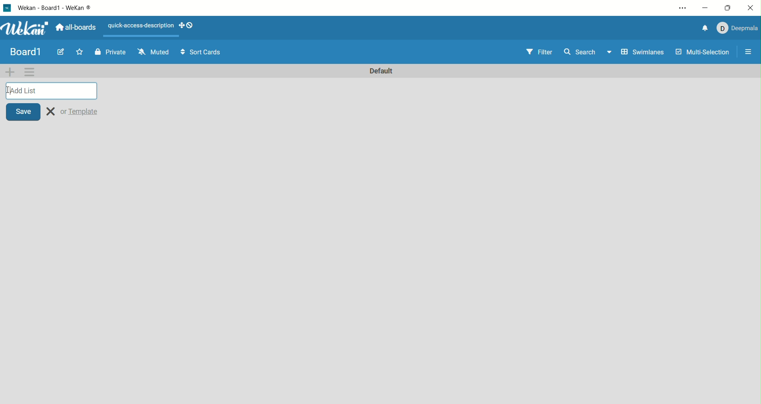 The image size is (761, 404). What do you see at coordinates (114, 53) in the screenshot?
I see `private` at bounding box center [114, 53].